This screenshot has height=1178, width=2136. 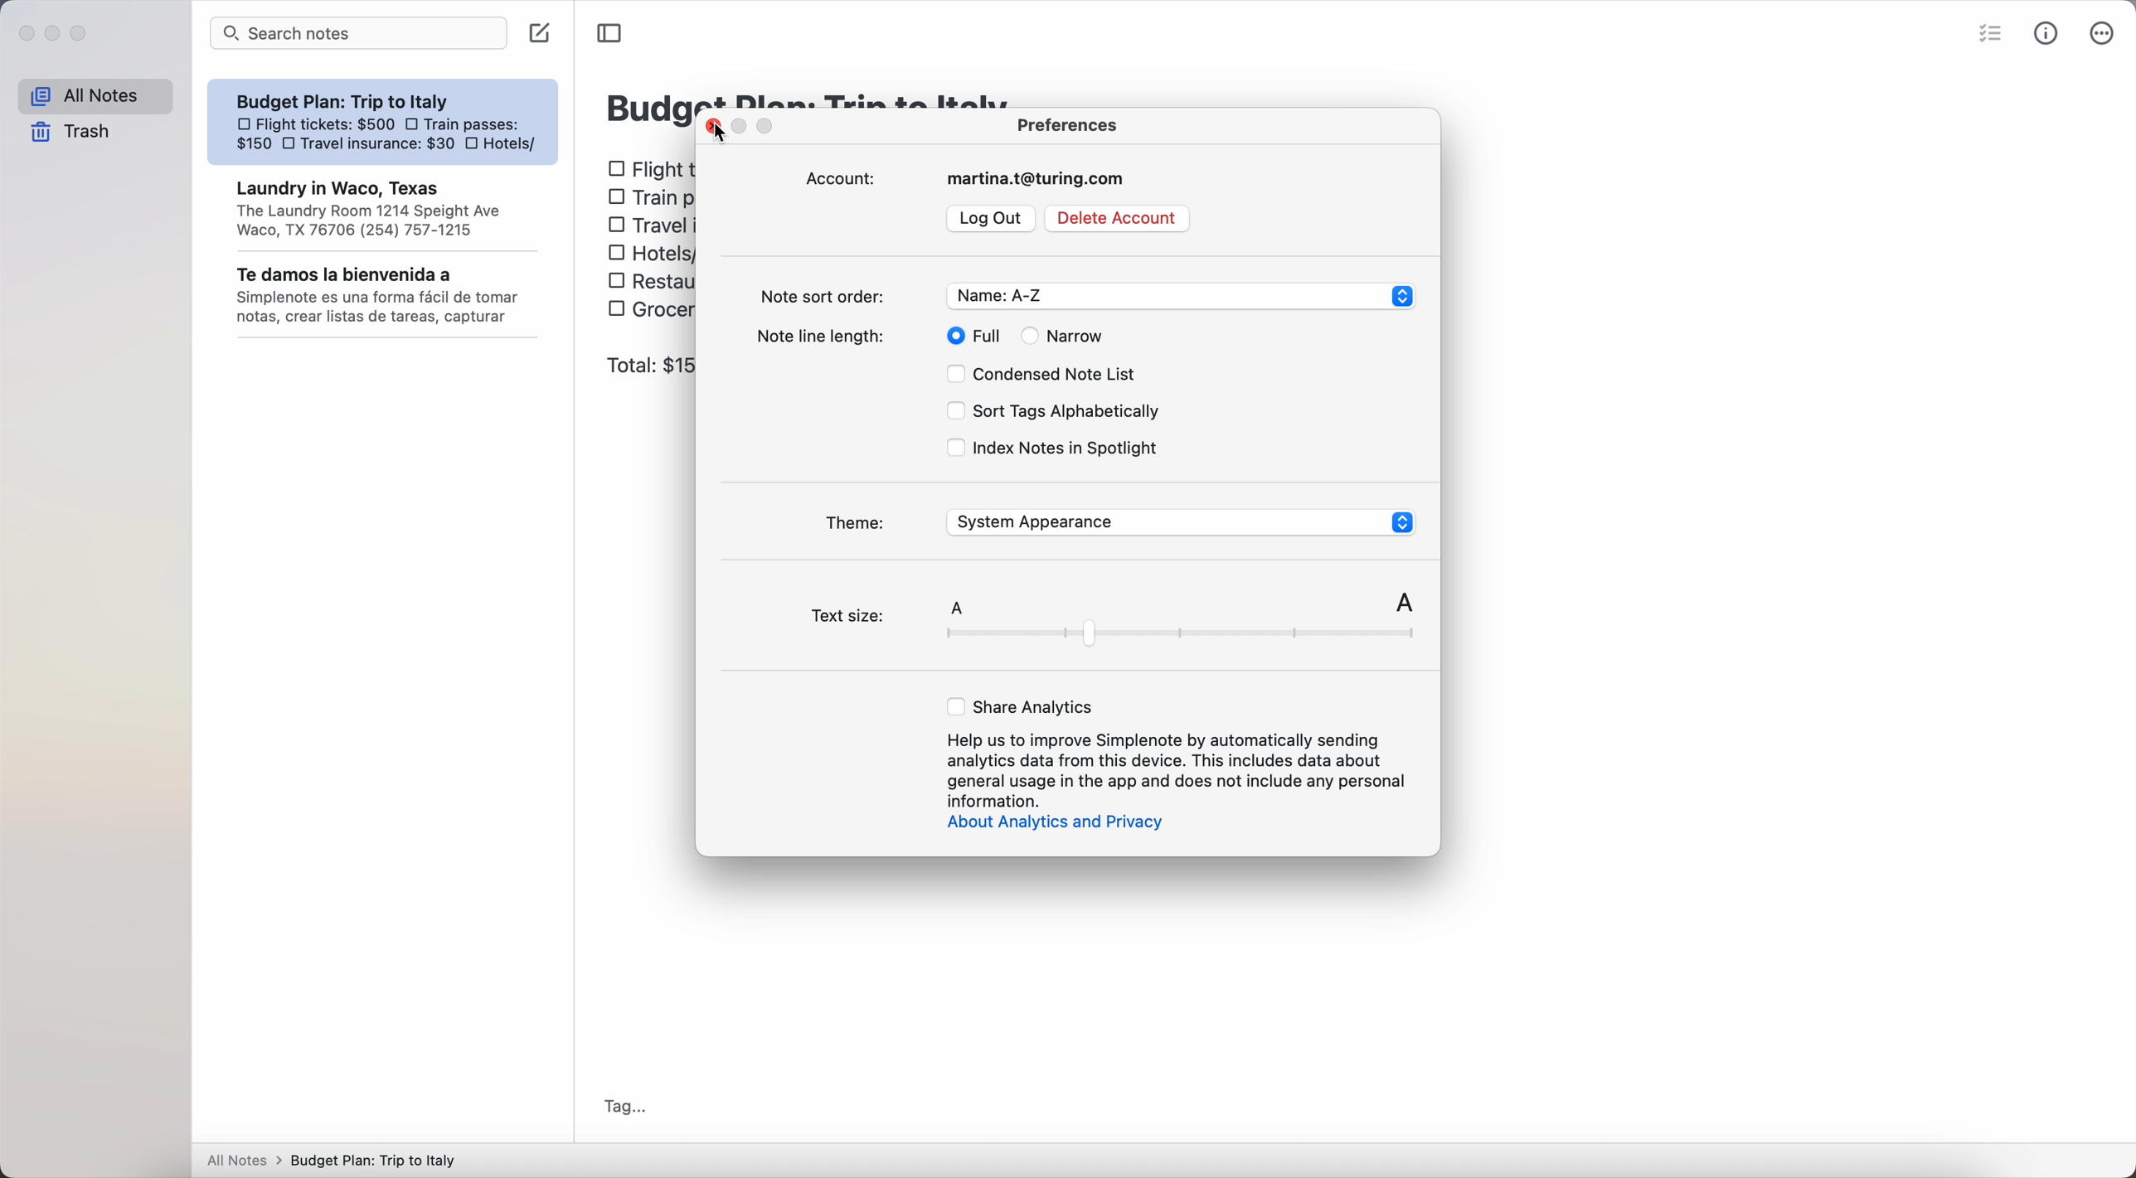 I want to click on disable maximize popup, so click(x=770, y=128).